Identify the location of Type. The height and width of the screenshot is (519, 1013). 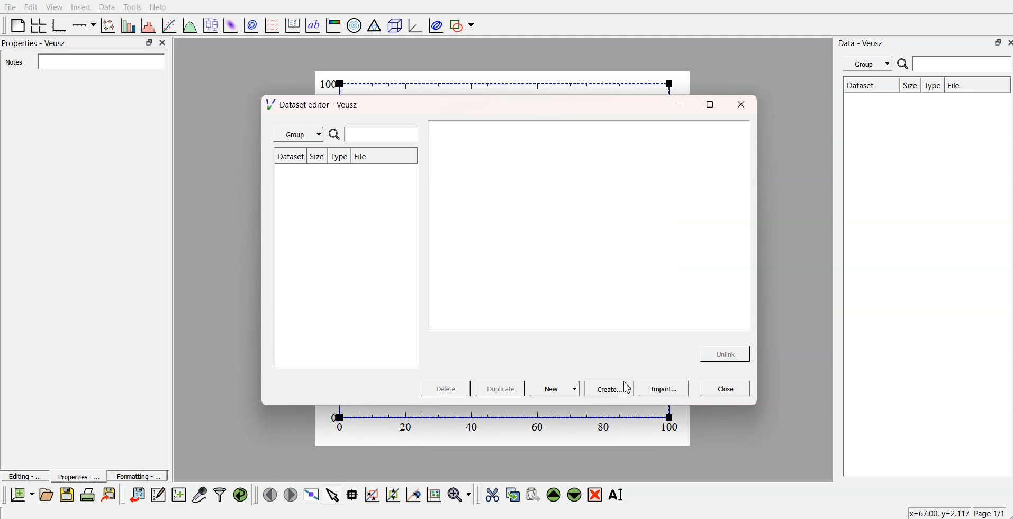
(933, 85).